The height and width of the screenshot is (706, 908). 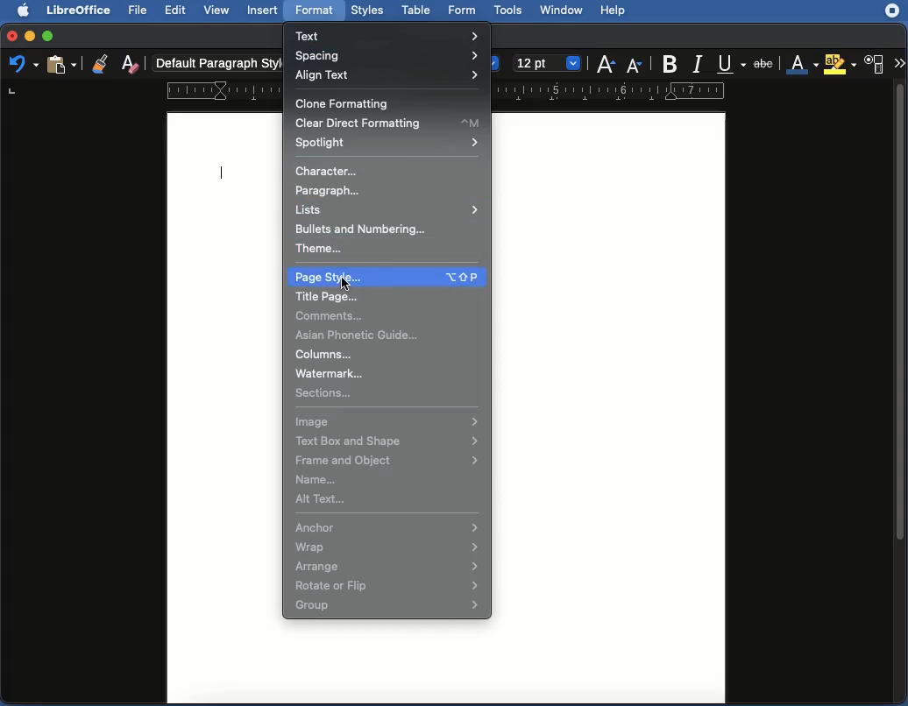 What do you see at coordinates (316, 11) in the screenshot?
I see `format` at bounding box center [316, 11].